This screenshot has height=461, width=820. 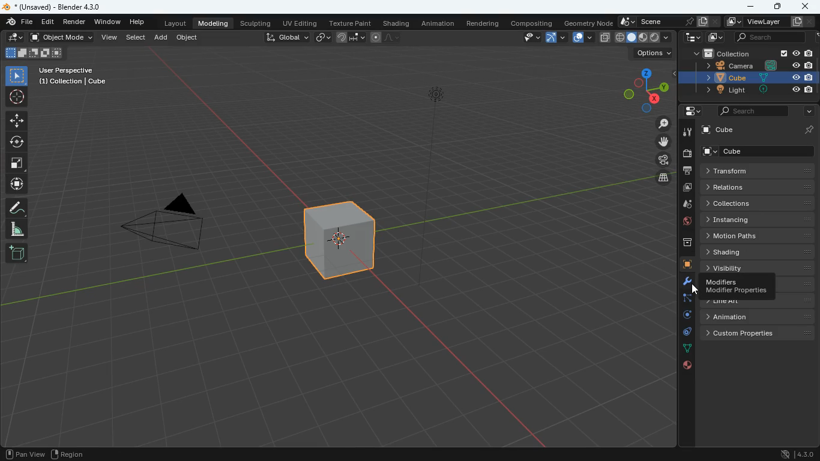 What do you see at coordinates (693, 38) in the screenshot?
I see `tech` at bounding box center [693, 38].